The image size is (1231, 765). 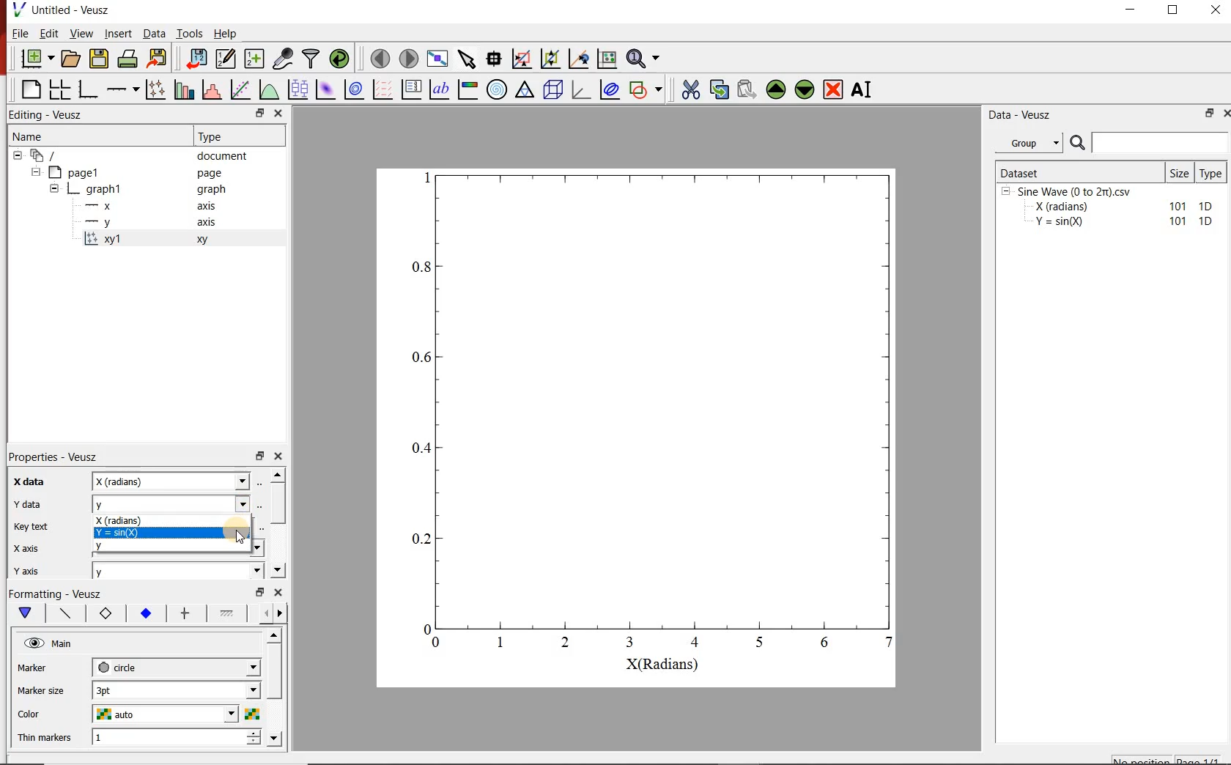 I want to click on click to recentre graph, so click(x=579, y=56).